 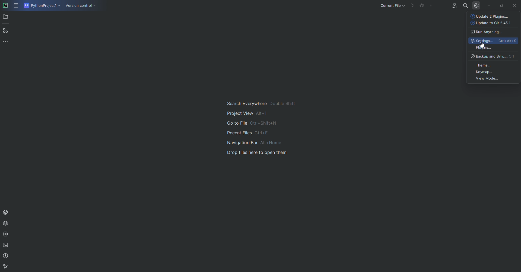 What do you see at coordinates (482, 45) in the screenshot?
I see `Cursor` at bounding box center [482, 45].